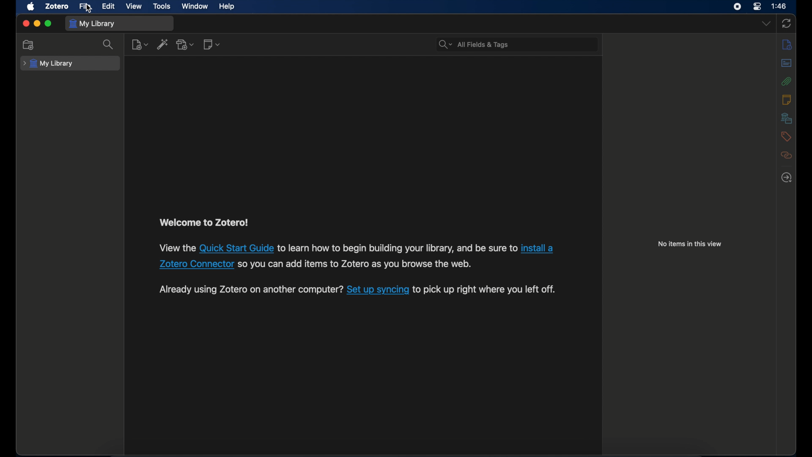  Describe the element at coordinates (92, 23) in the screenshot. I see `my library` at that location.